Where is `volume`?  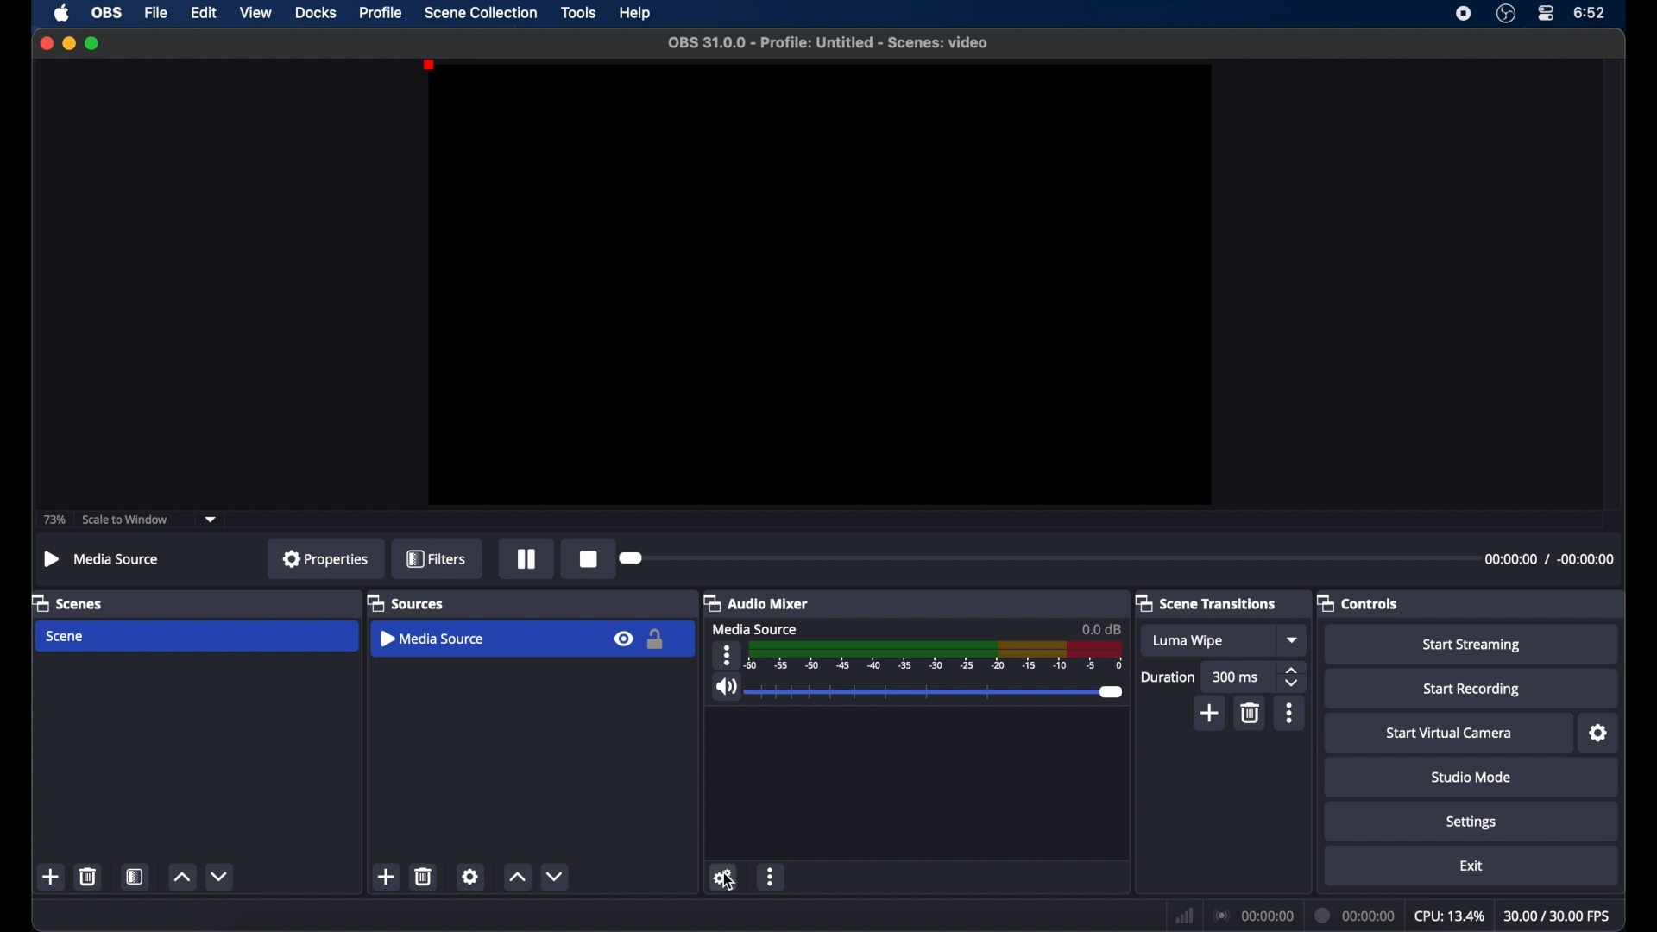
volume is located at coordinates (725, 687).